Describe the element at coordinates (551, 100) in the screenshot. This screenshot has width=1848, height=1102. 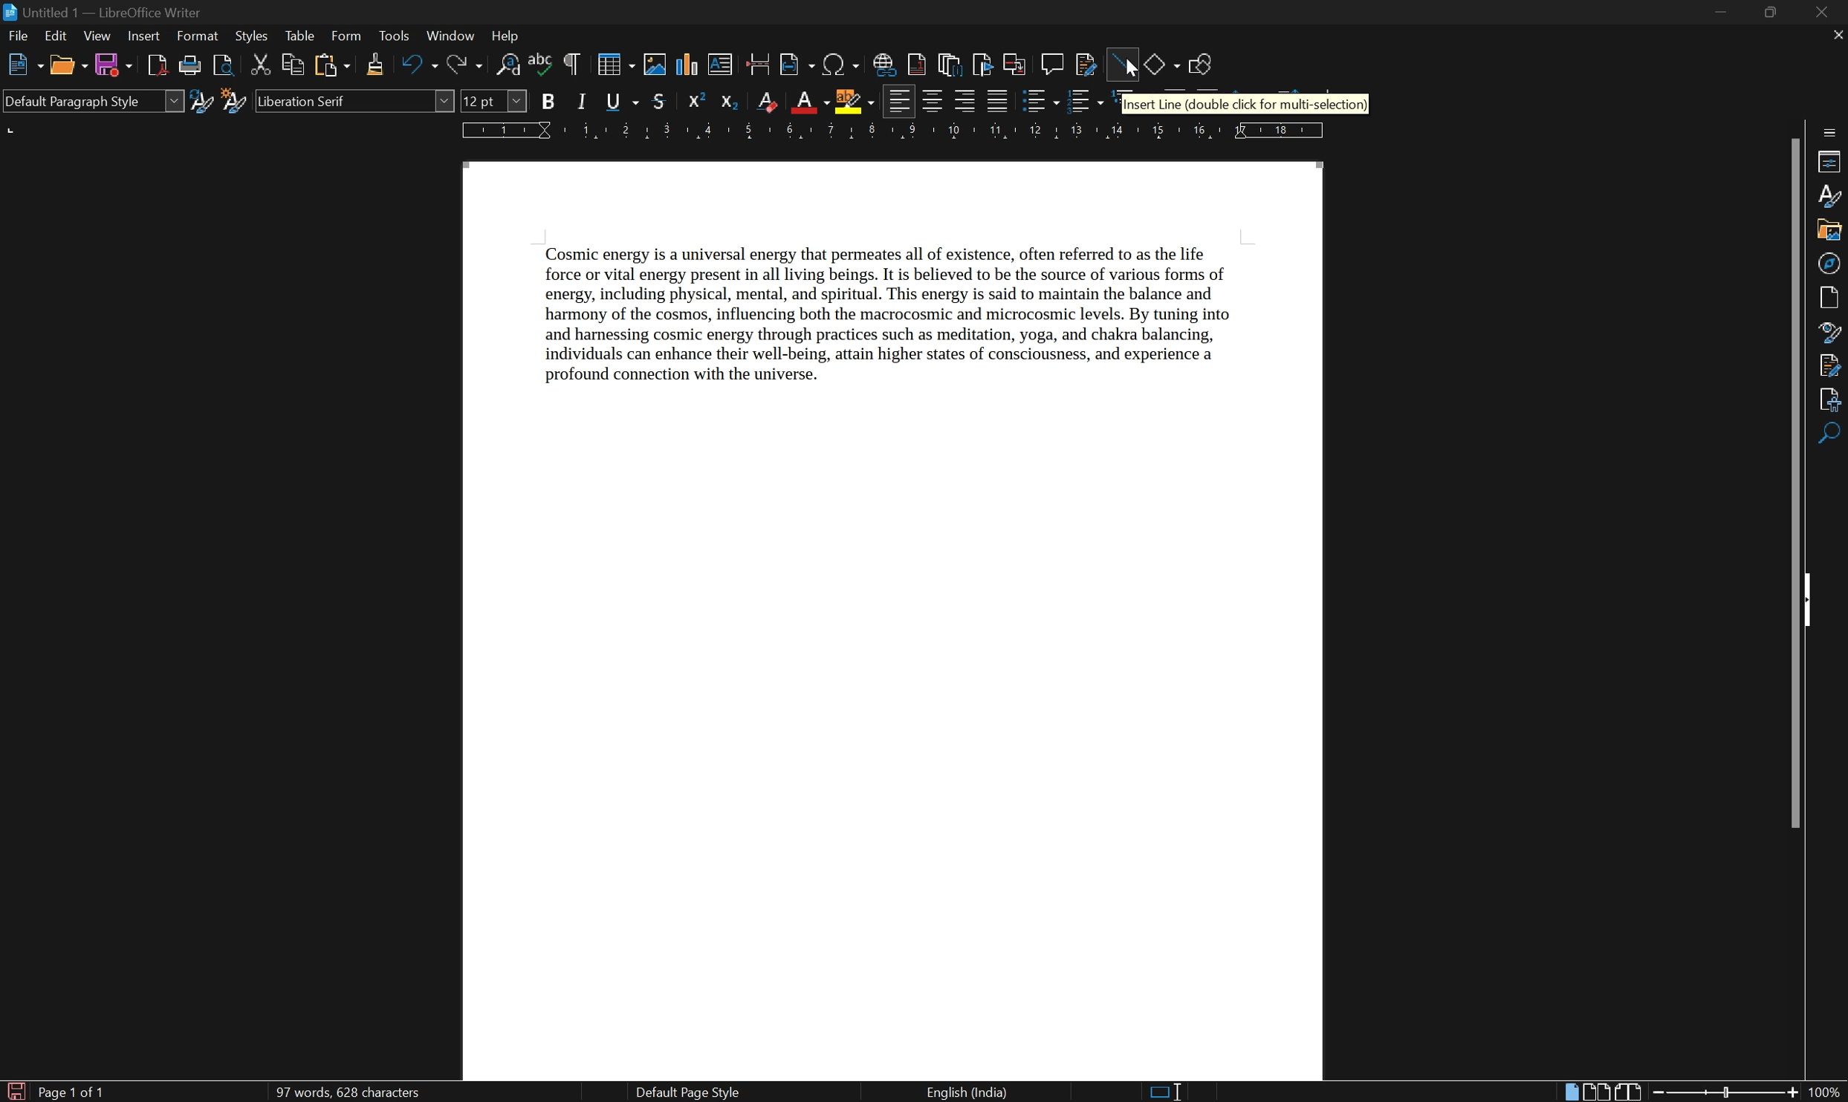
I see `bold` at that location.